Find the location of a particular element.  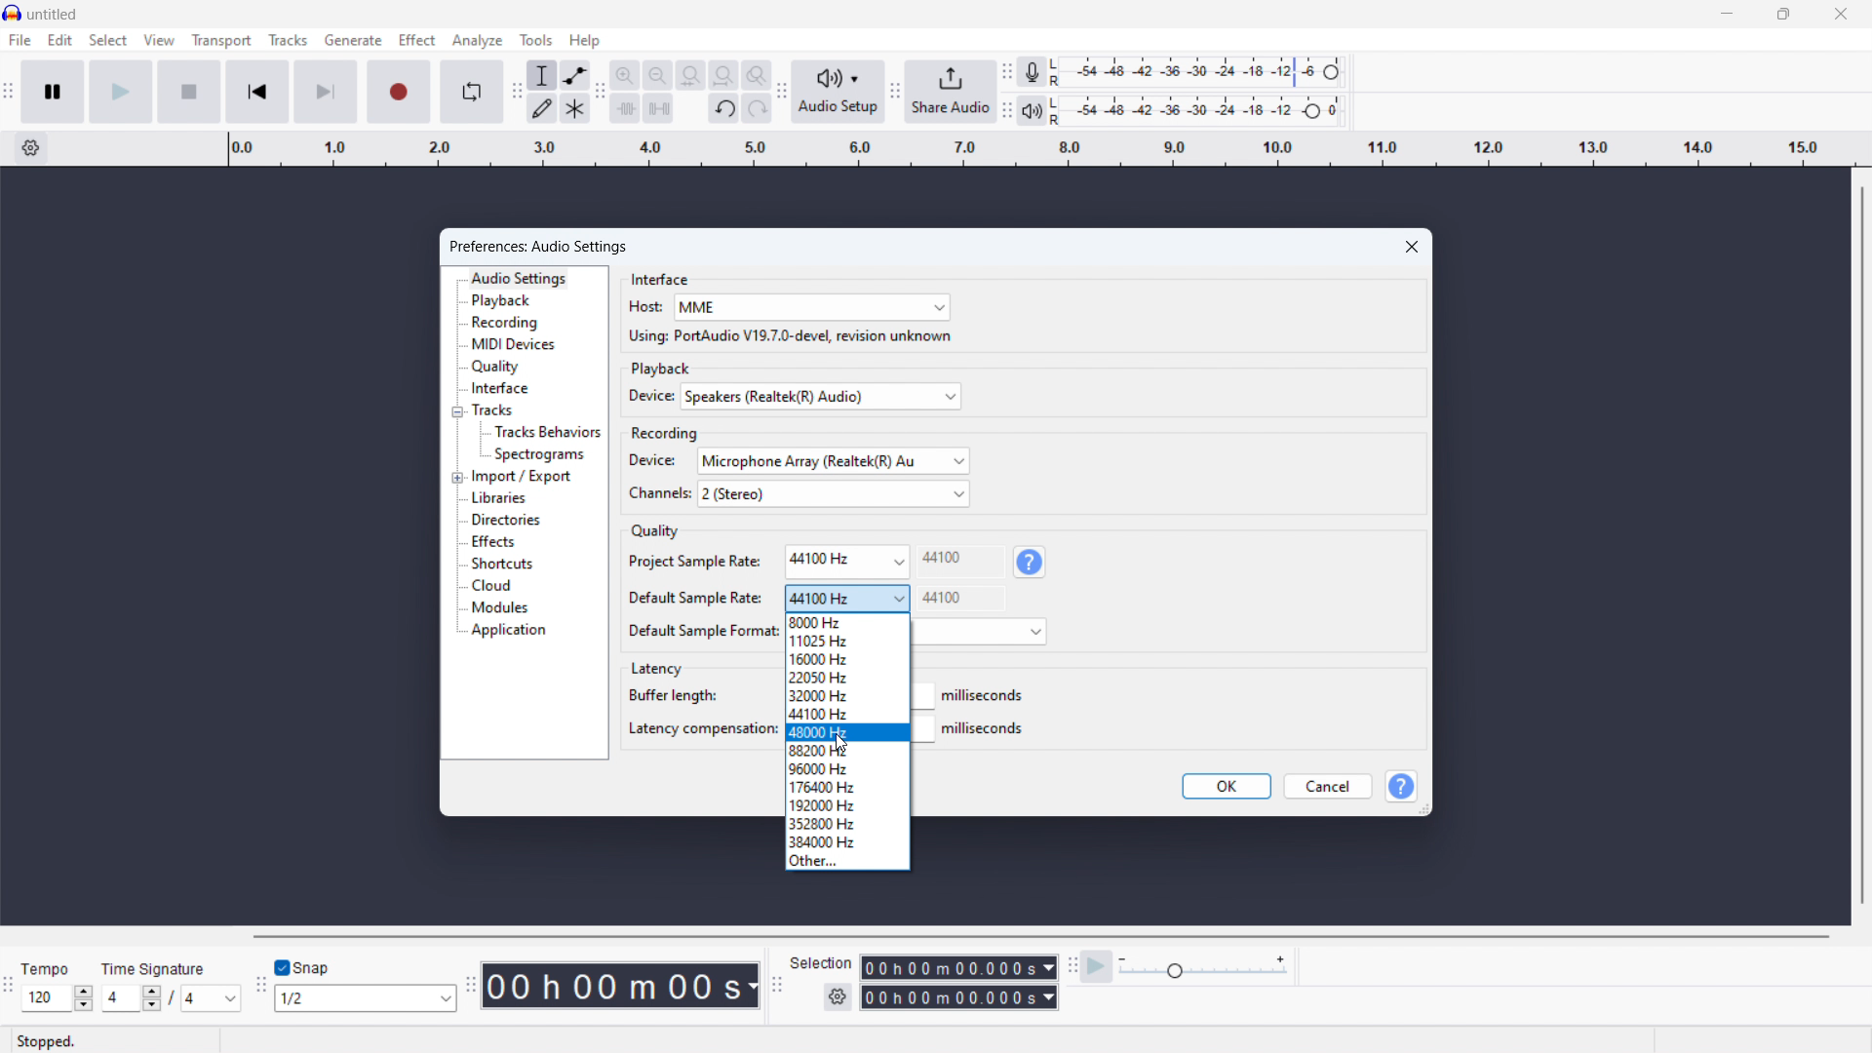

playback meter toolbar is located at coordinates (1006, 111).